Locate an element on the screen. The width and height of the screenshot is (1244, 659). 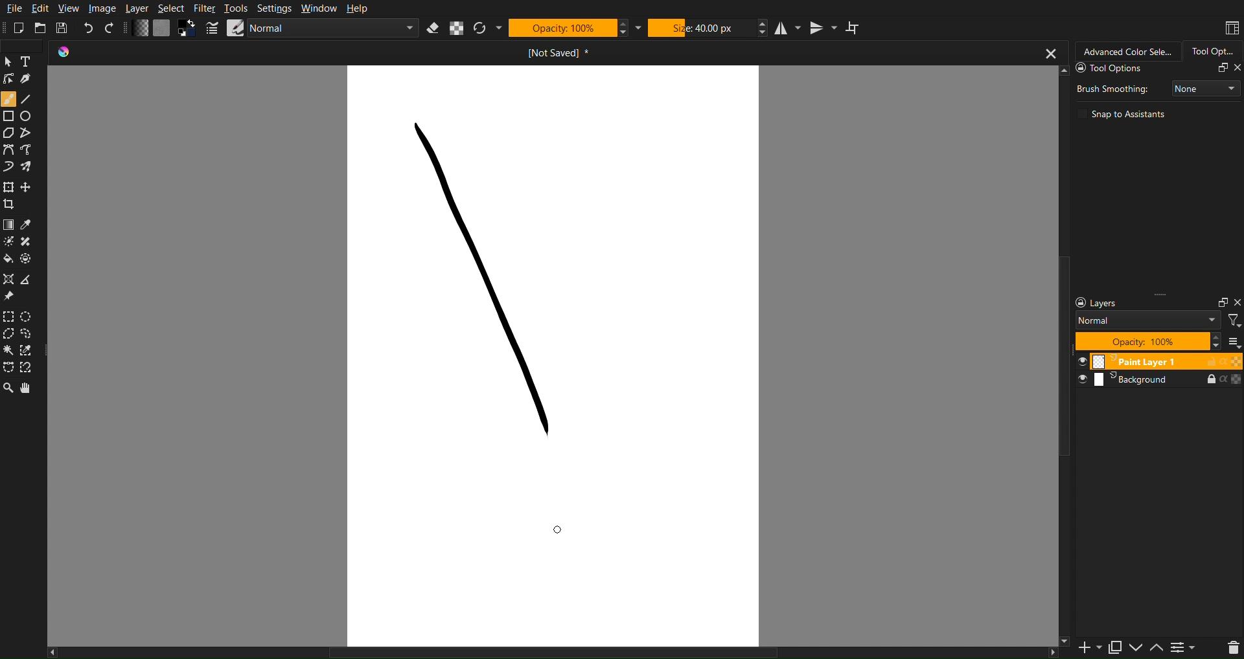
Add Slide is located at coordinates (1088, 649).